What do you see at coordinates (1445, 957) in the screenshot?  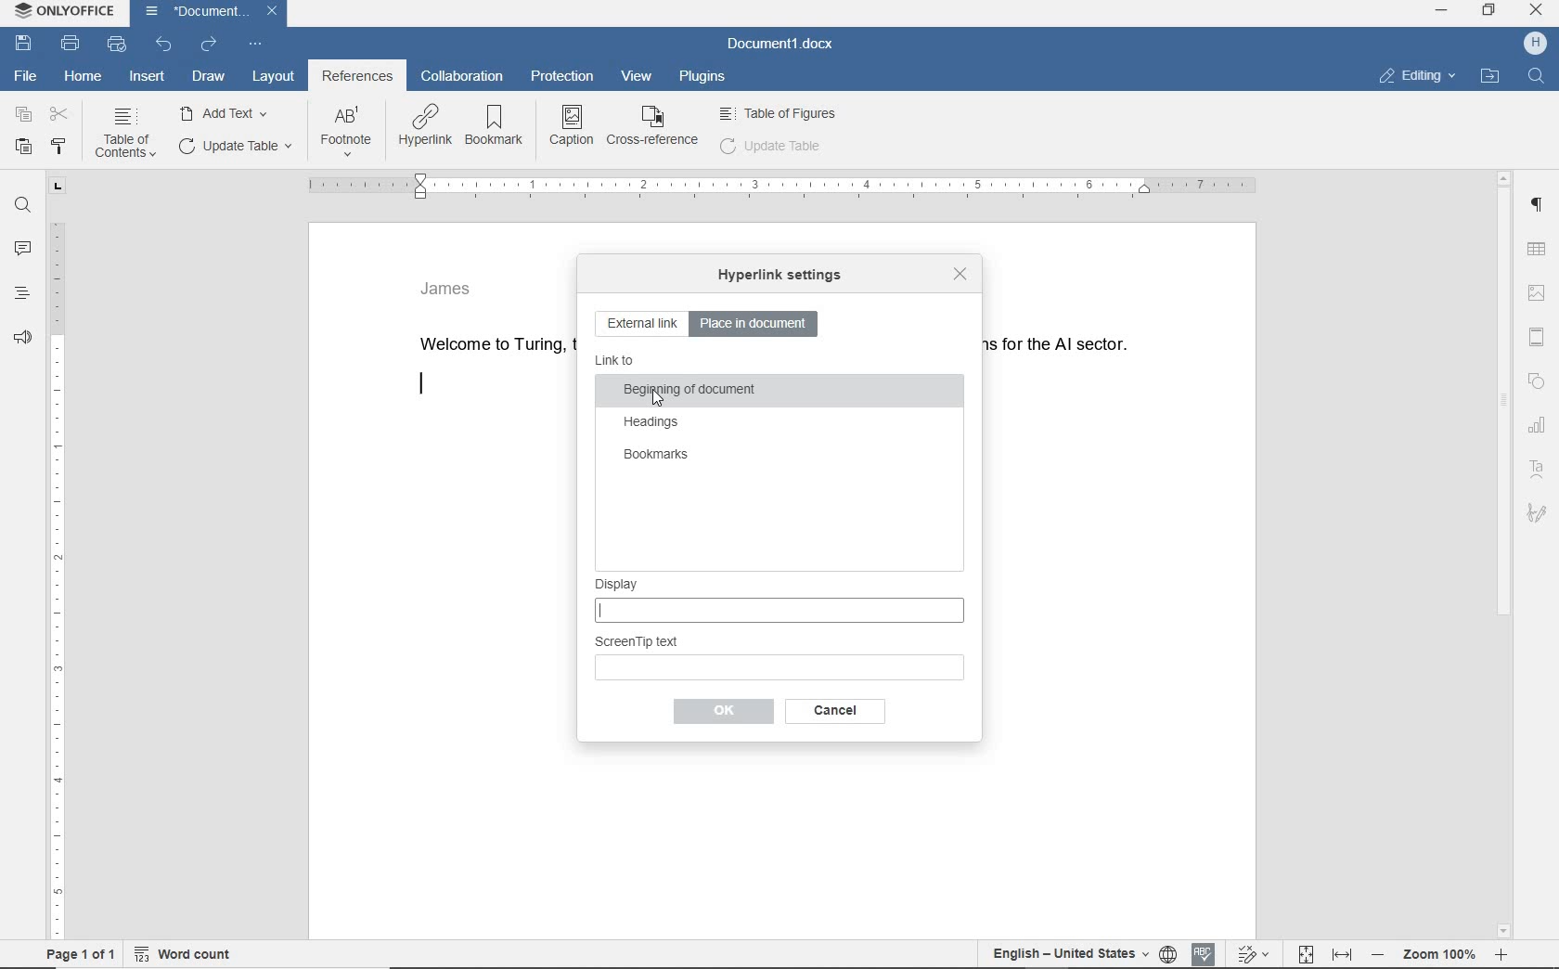 I see `zoom 100%` at bounding box center [1445, 957].